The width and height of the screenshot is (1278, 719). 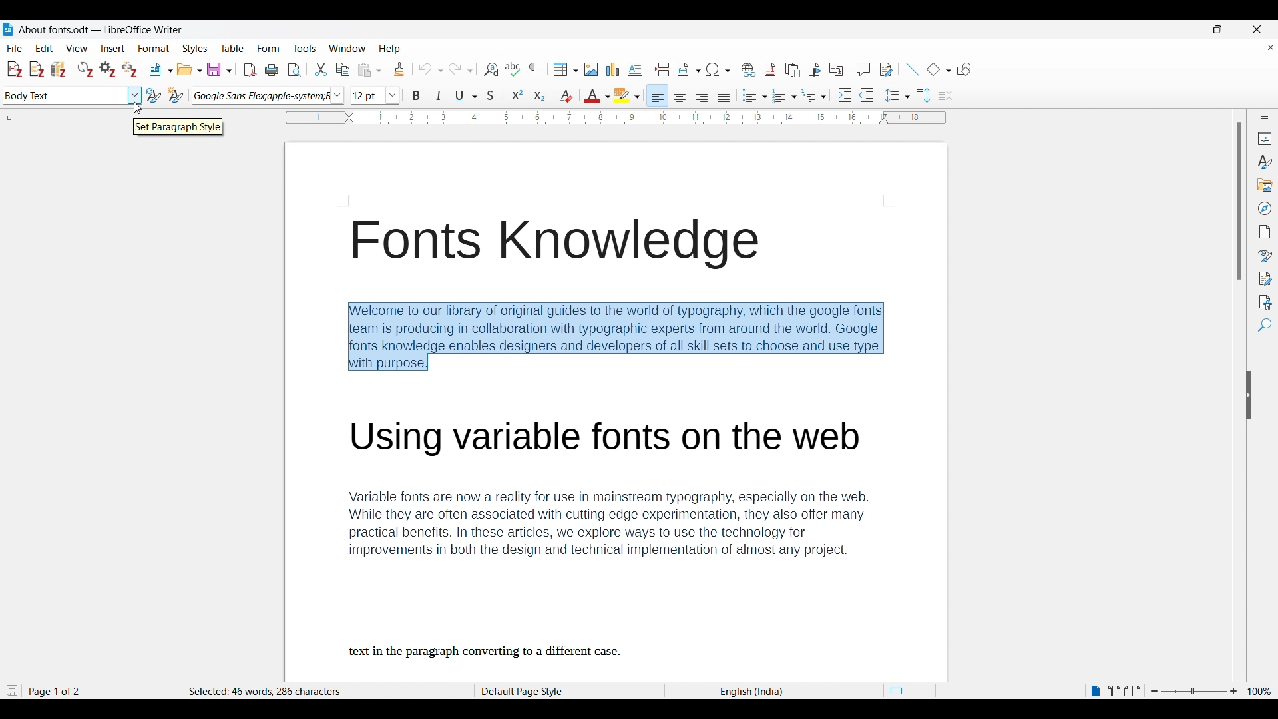 I want to click on Print, so click(x=272, y=70).